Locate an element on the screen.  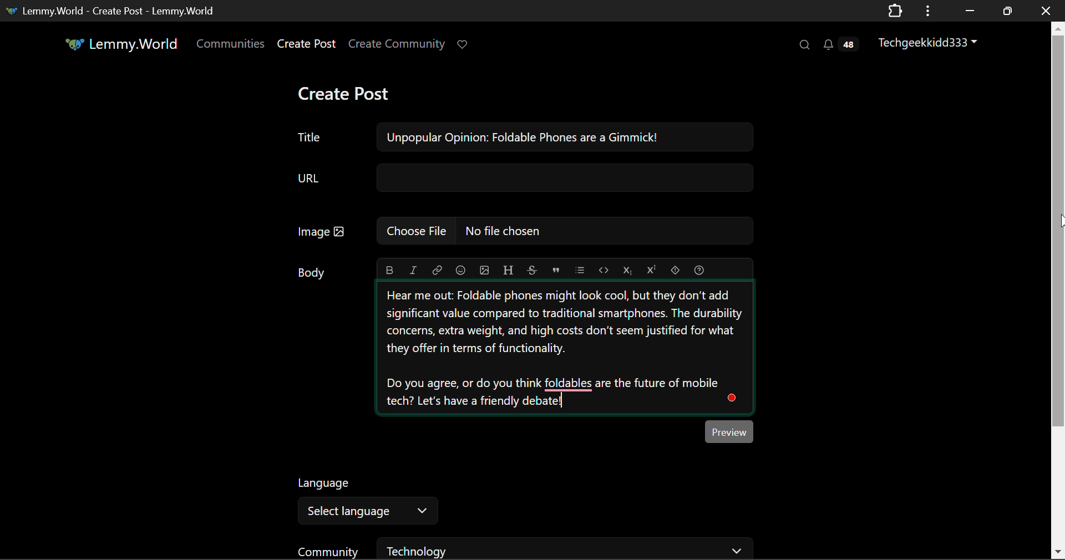
Post Preview Button is located at coordinates (731, 431).